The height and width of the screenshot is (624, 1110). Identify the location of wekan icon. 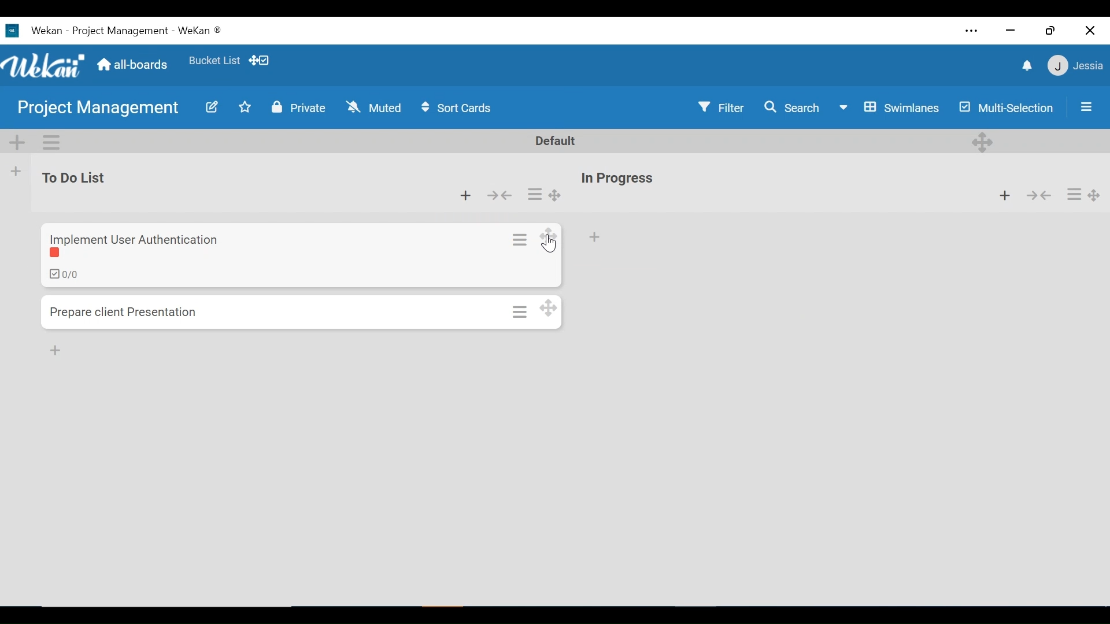
(15, 31).